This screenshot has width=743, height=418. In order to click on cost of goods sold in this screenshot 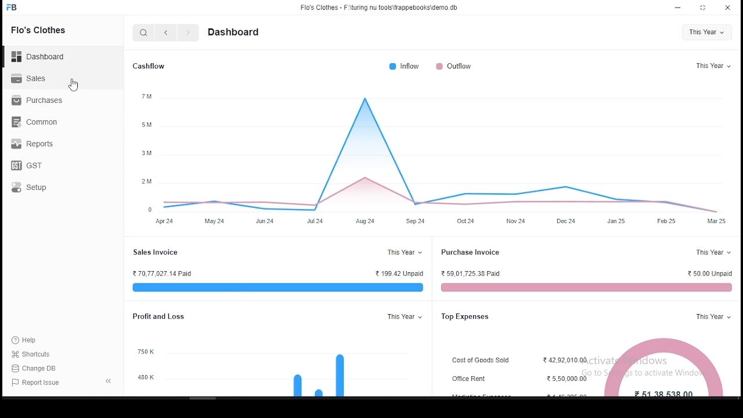, I will do `click(485, 361)`.